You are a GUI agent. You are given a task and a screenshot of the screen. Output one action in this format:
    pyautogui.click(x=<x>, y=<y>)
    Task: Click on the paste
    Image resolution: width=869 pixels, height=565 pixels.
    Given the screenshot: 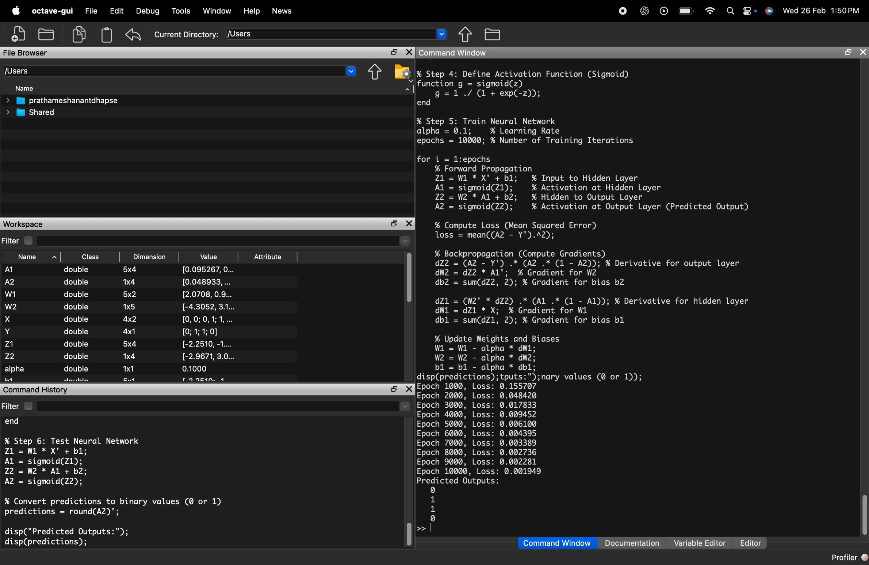 What is the action you would take?
    pyautogui.click(x=107, y=35)
    